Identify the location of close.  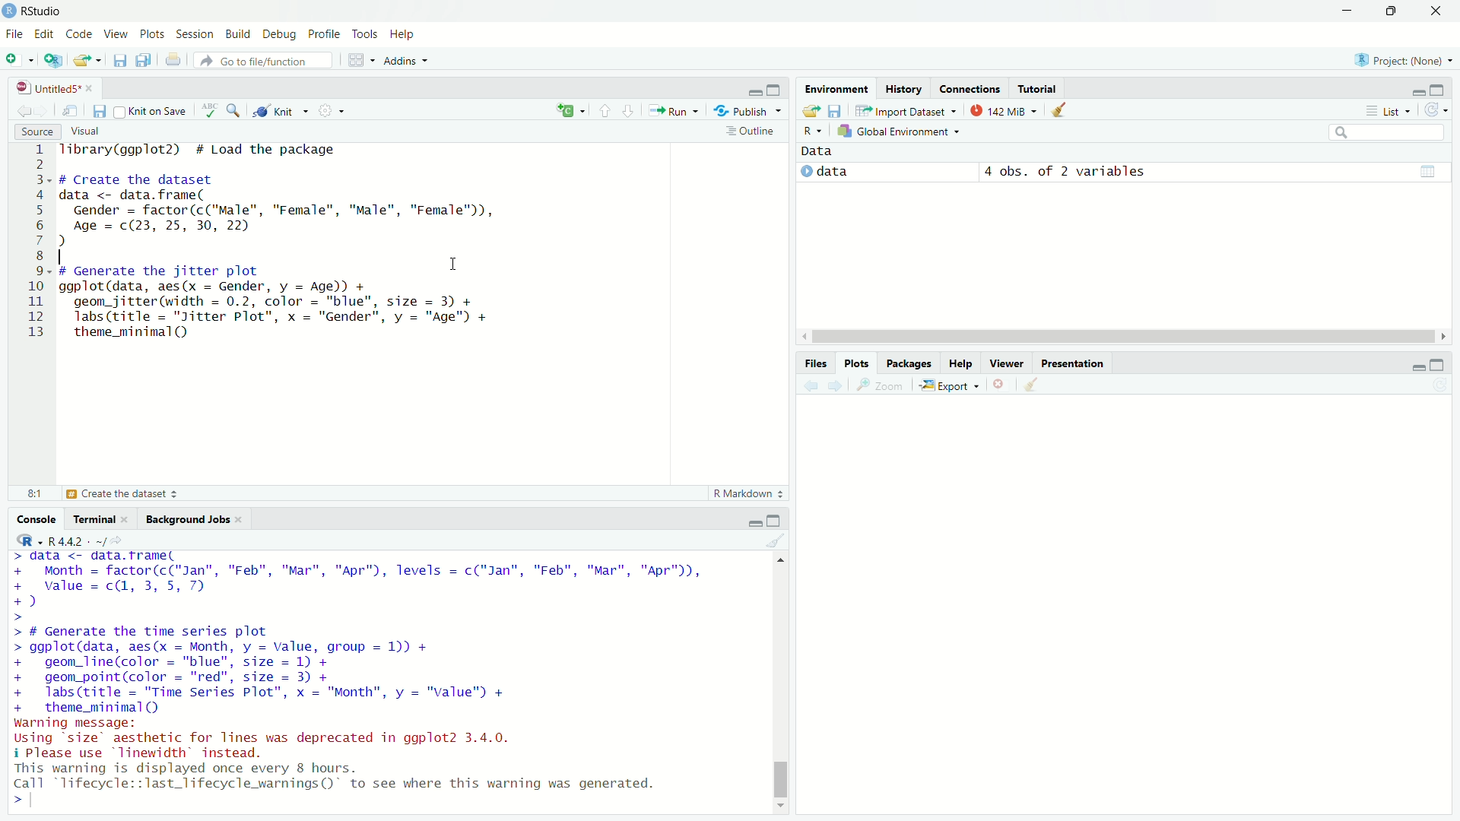
(1440, 11).